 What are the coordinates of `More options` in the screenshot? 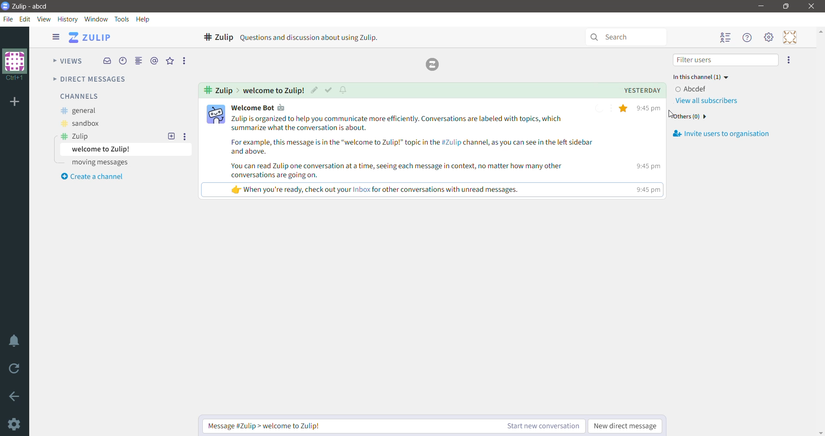 It's located at (187, 136).